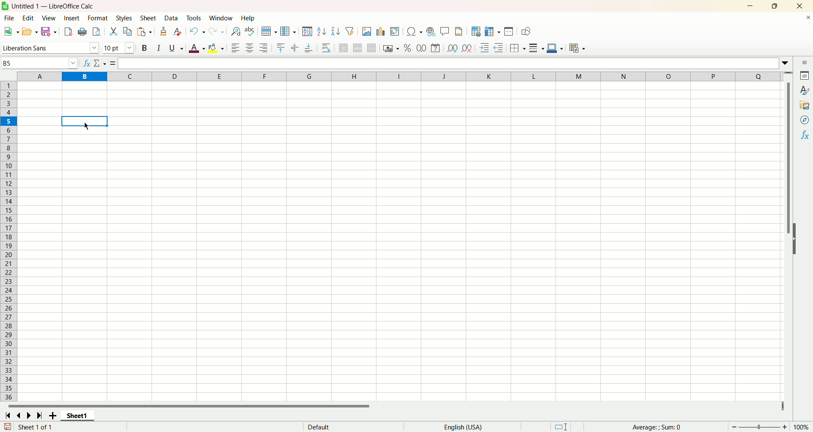 This screenshot has height=432, width=813. I want to click on freeze rows and column, so click(492, 32).